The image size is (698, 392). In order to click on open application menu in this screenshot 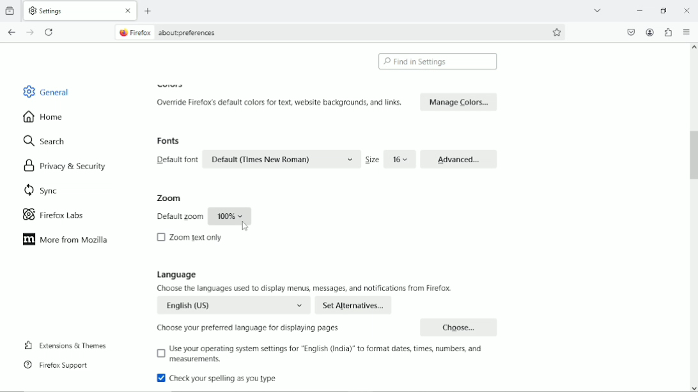, I will do `click(686, 33)`.